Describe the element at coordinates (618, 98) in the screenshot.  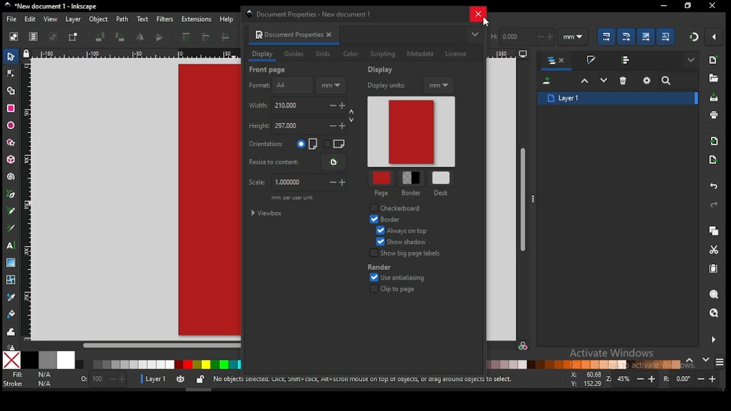
I see `layer 1` at that location.